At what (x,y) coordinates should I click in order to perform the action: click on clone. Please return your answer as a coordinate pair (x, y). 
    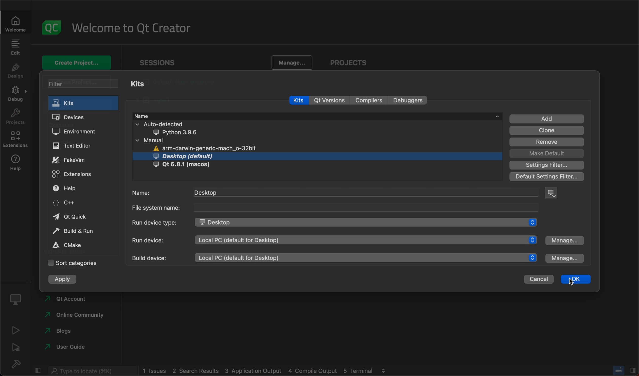
    Looking at the image, I should click on (547, 131).